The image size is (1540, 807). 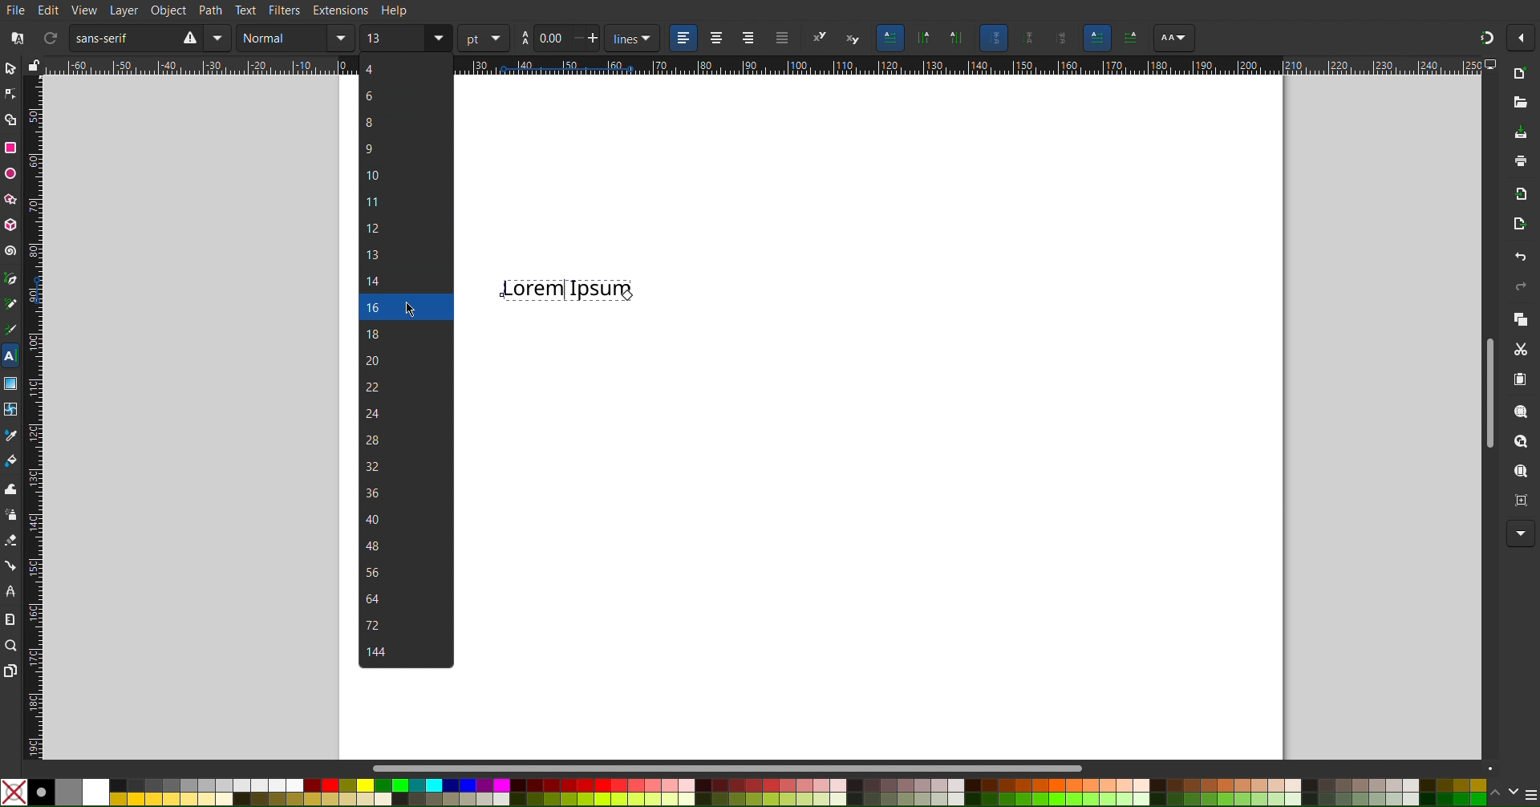 I want to click on Connector Tool, so click(x=10, y=566).